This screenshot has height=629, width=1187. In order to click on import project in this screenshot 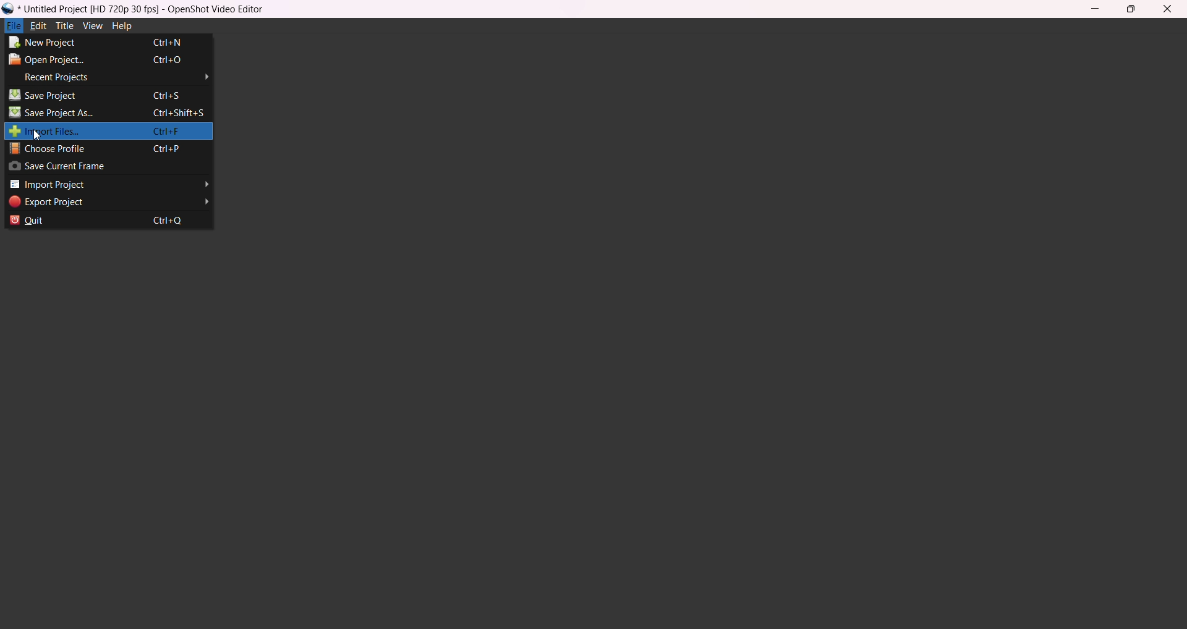, I will do `click(107, 184)`.